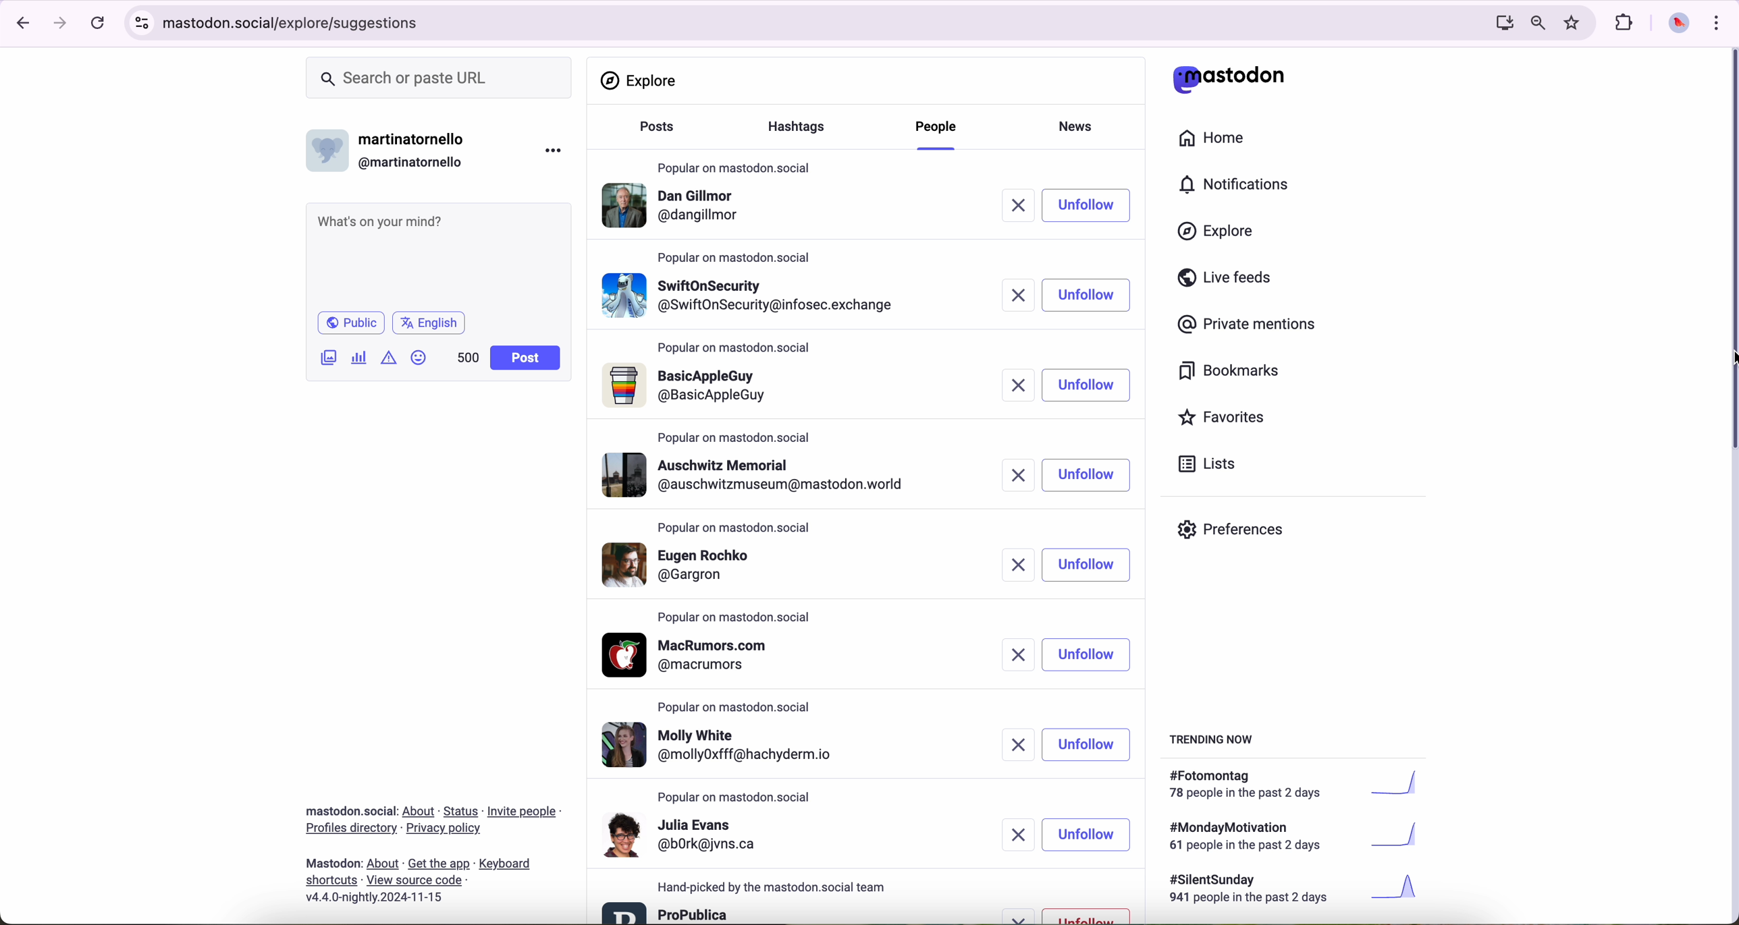 The height and width of the screenshot is (925, 1739). Describe the element at coordinates (1016, 565) in the screenshot. I see `remove` at that location.